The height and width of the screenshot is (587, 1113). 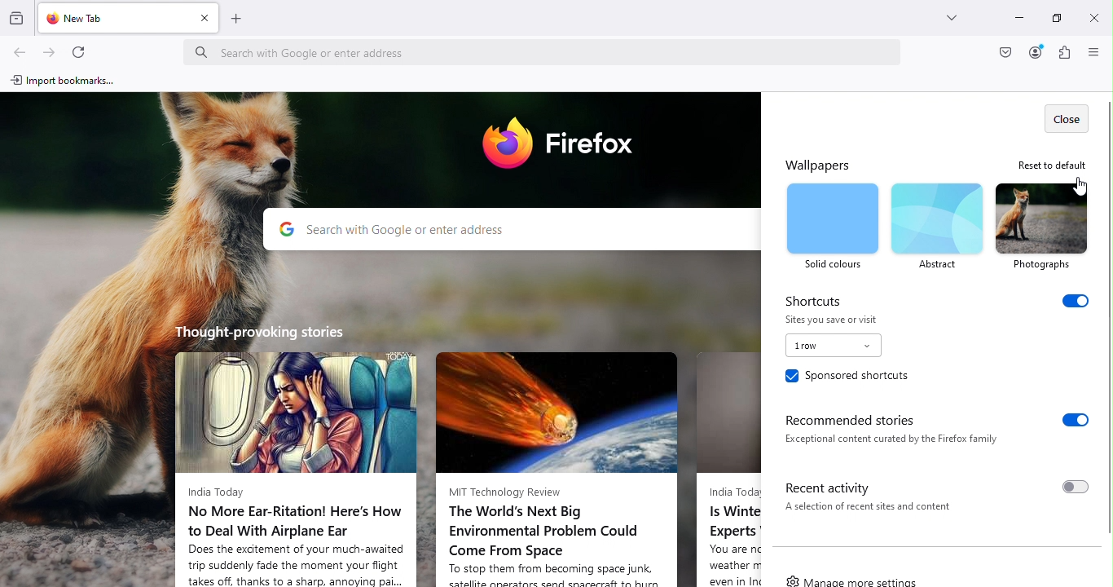 I want to click on Shortcuts, so click(x=938, y=299).